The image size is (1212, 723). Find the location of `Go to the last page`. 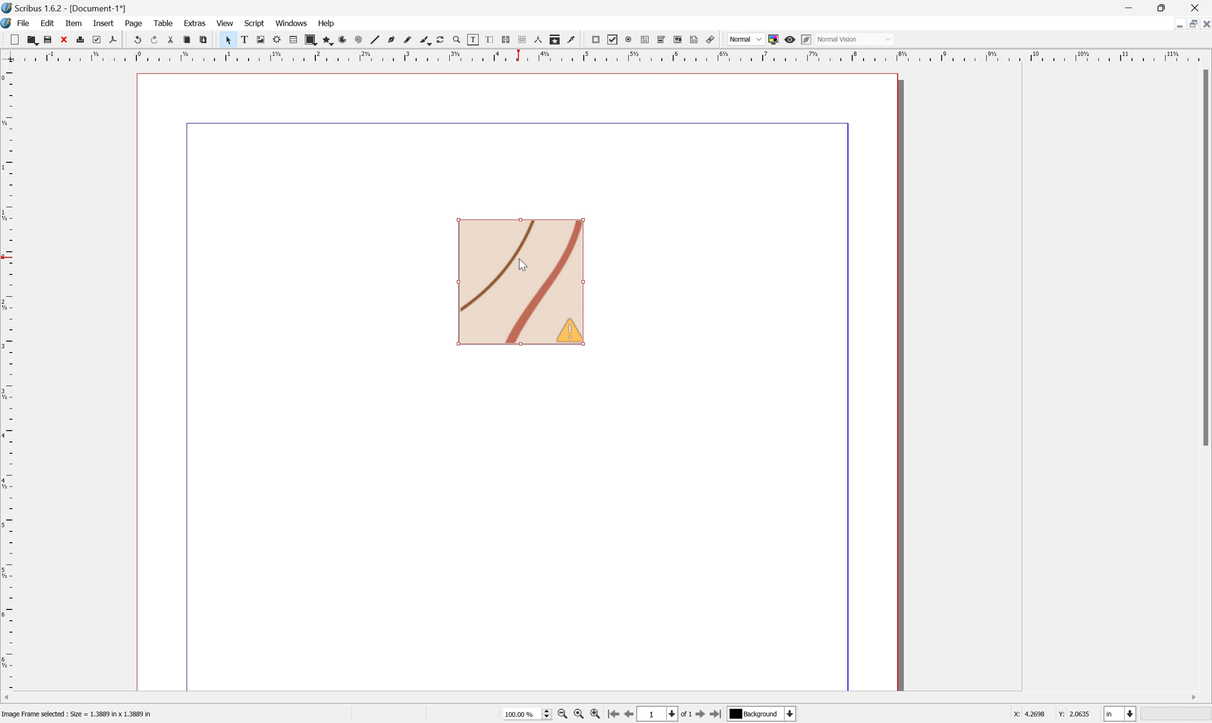

Go to the last page is located at coordinates (715, 715).